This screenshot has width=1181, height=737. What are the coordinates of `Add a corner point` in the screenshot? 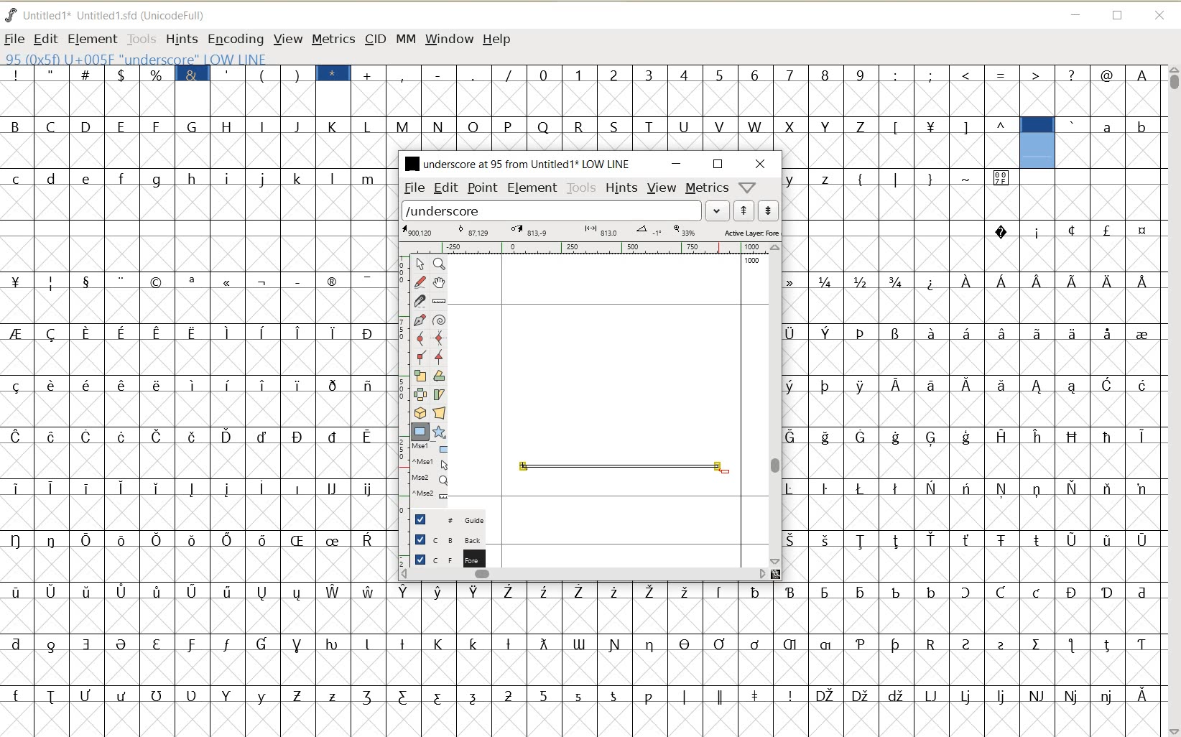 It's located at (421, 356).